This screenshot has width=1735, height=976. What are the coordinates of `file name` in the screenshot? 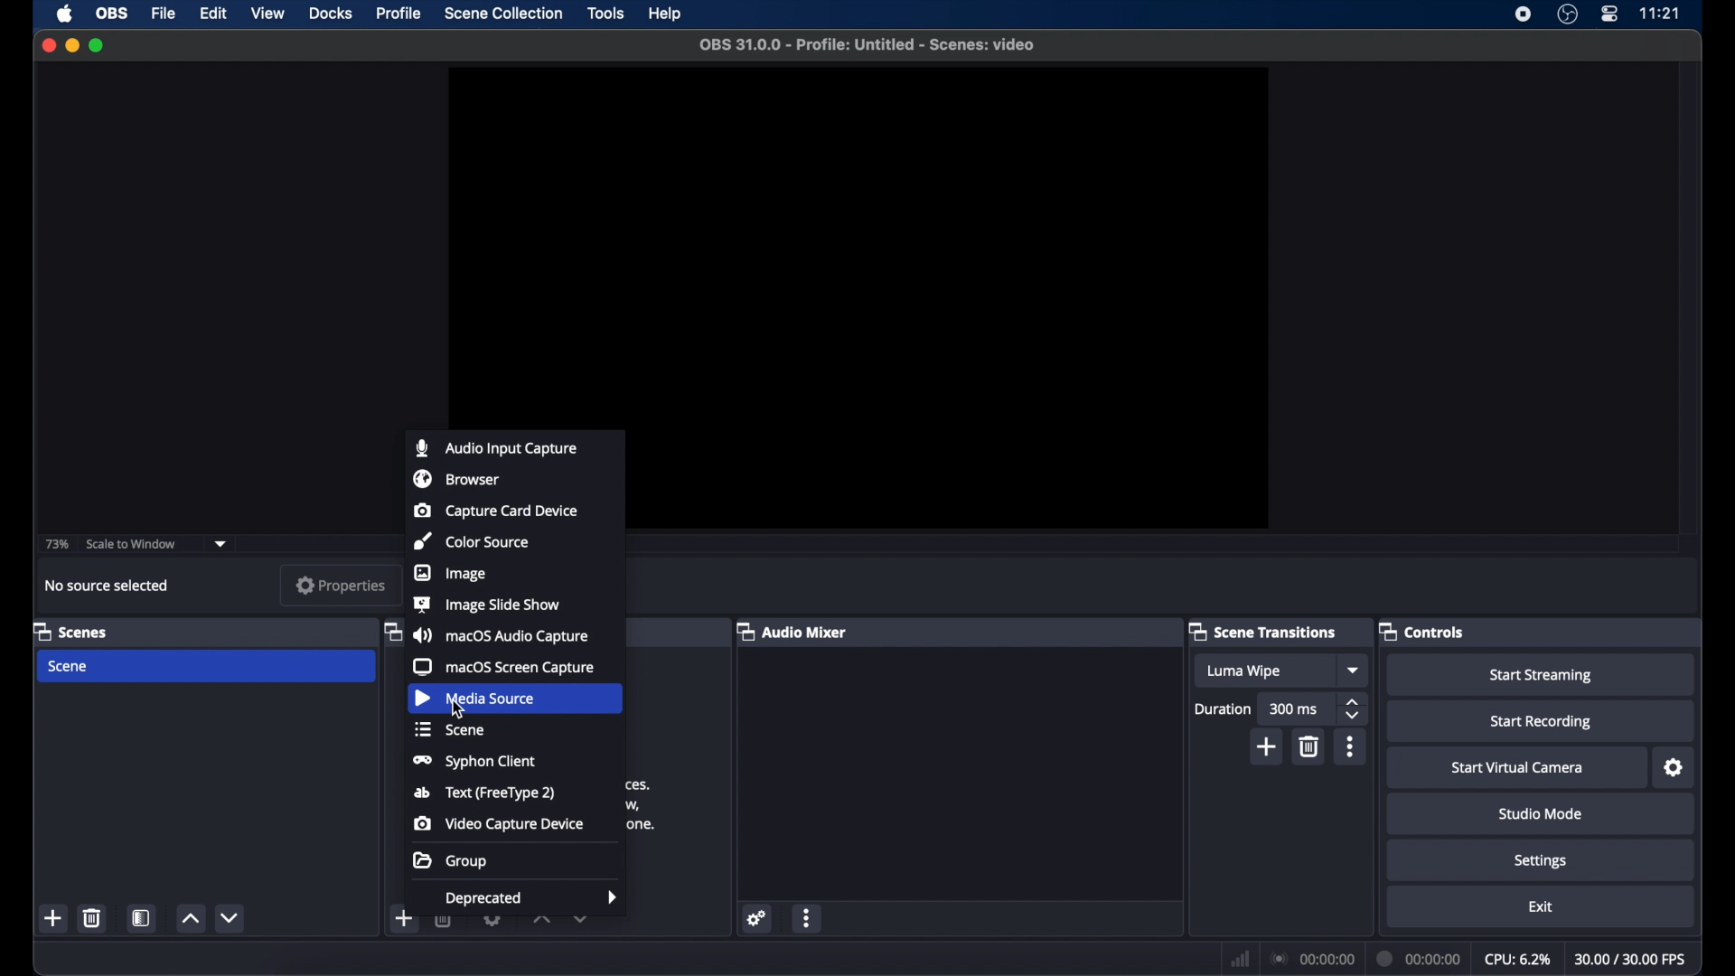 It's located at (867, 45).